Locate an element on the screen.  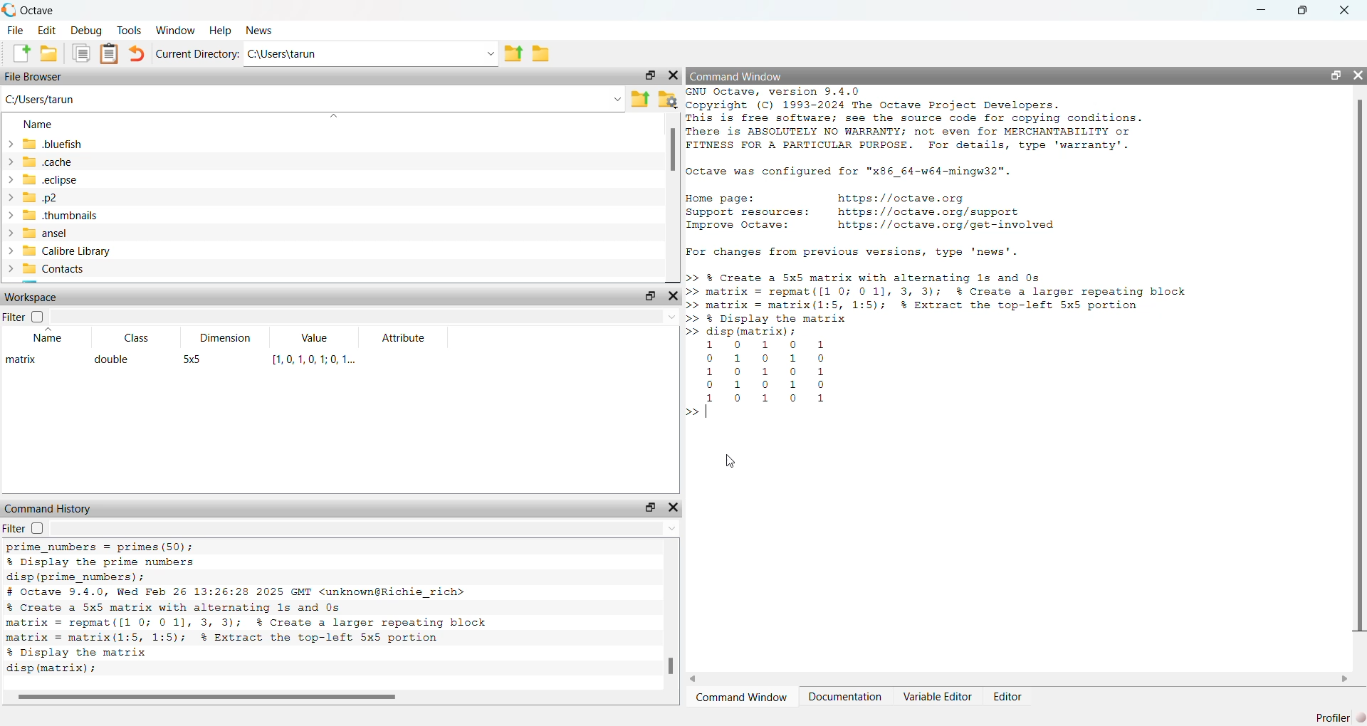
folder settings is located at coordinates (668, 100).